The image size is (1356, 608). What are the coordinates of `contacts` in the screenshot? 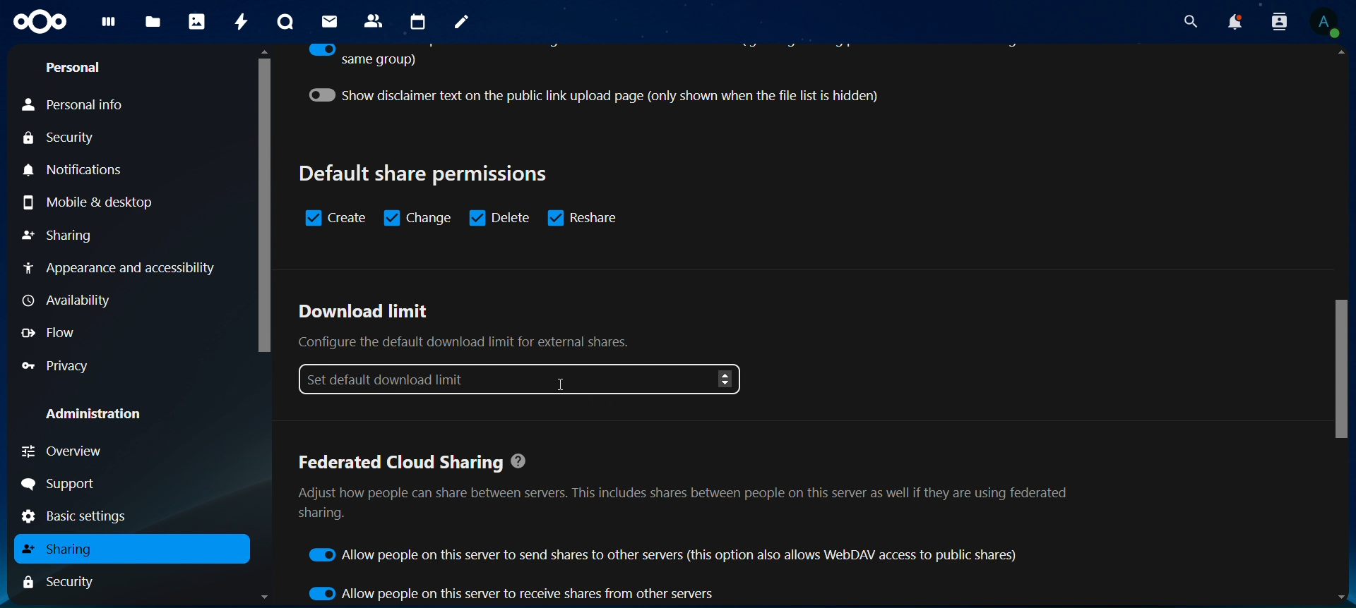 It's located at (376, 20).